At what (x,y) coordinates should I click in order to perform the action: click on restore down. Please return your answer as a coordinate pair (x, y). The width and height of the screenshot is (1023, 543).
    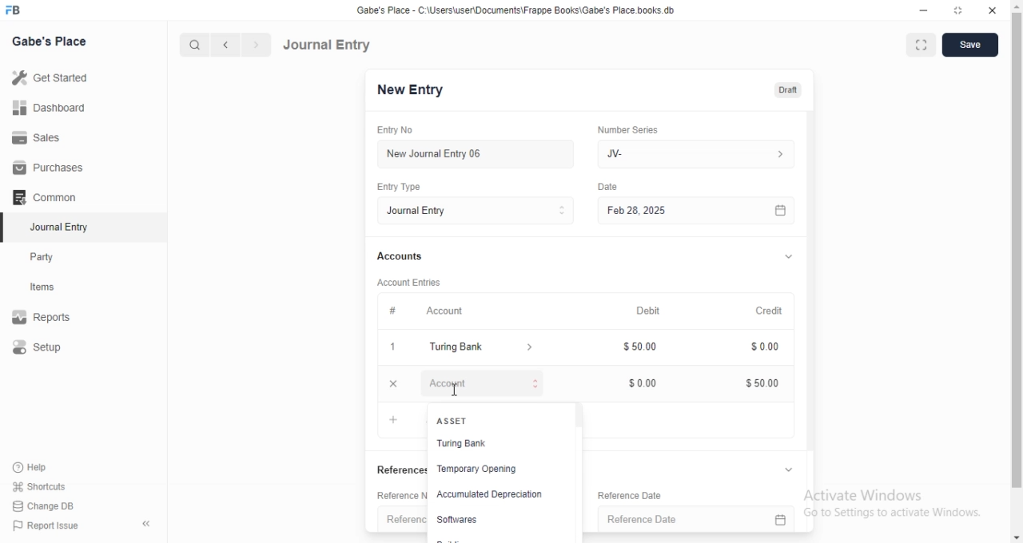
    Looking at the image, I should click on (960, 11).